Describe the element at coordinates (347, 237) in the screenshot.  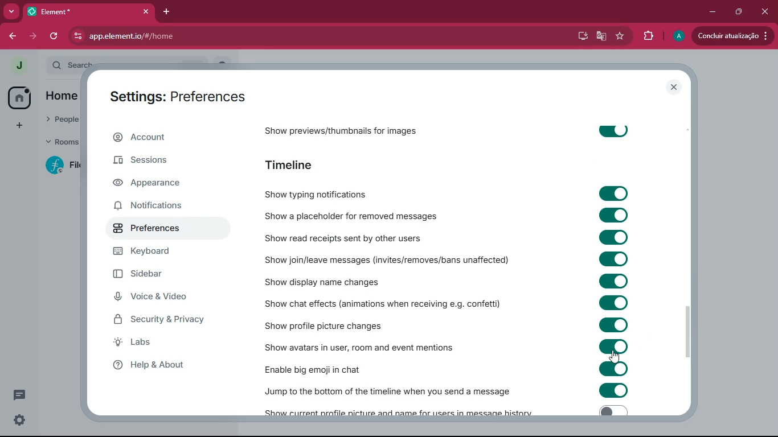
I see `show read receipts sent by other users` at that location.